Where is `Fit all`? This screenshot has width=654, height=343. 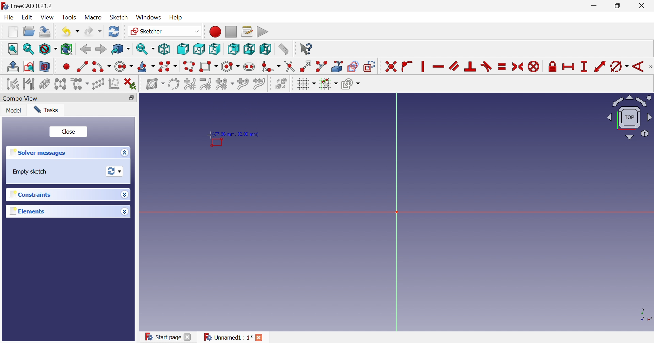
Fit all is located at coordinates (13, 49).